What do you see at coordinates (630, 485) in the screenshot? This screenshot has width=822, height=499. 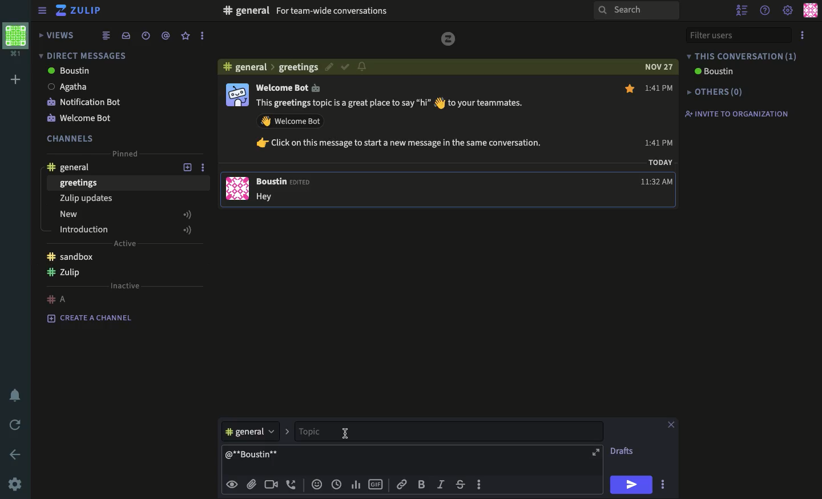 I see `send` at bounding box center [630, 485].